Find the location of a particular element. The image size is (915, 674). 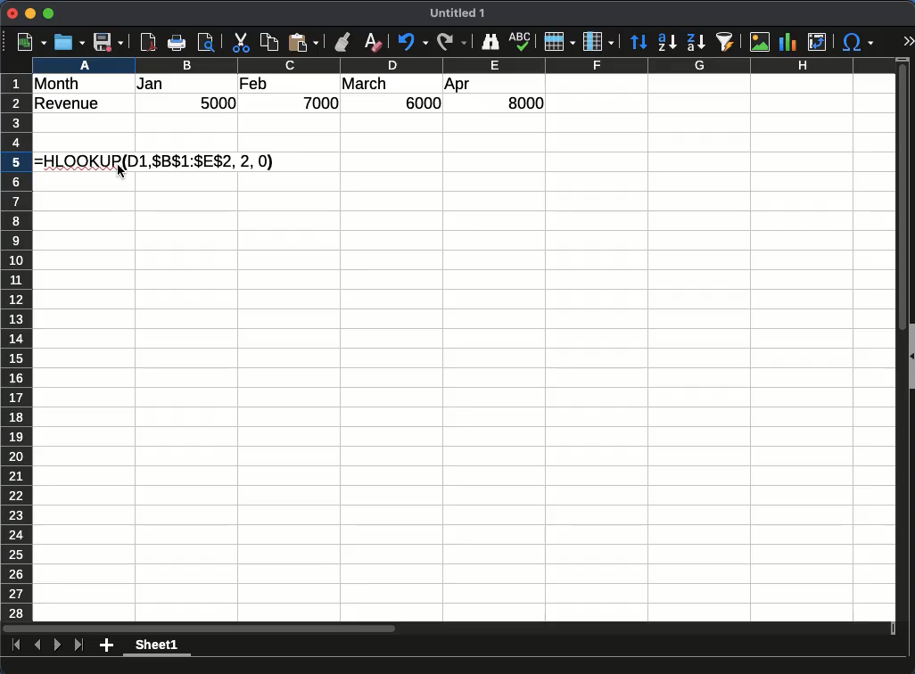

clear formatting  is located at coordinates (374, 42).